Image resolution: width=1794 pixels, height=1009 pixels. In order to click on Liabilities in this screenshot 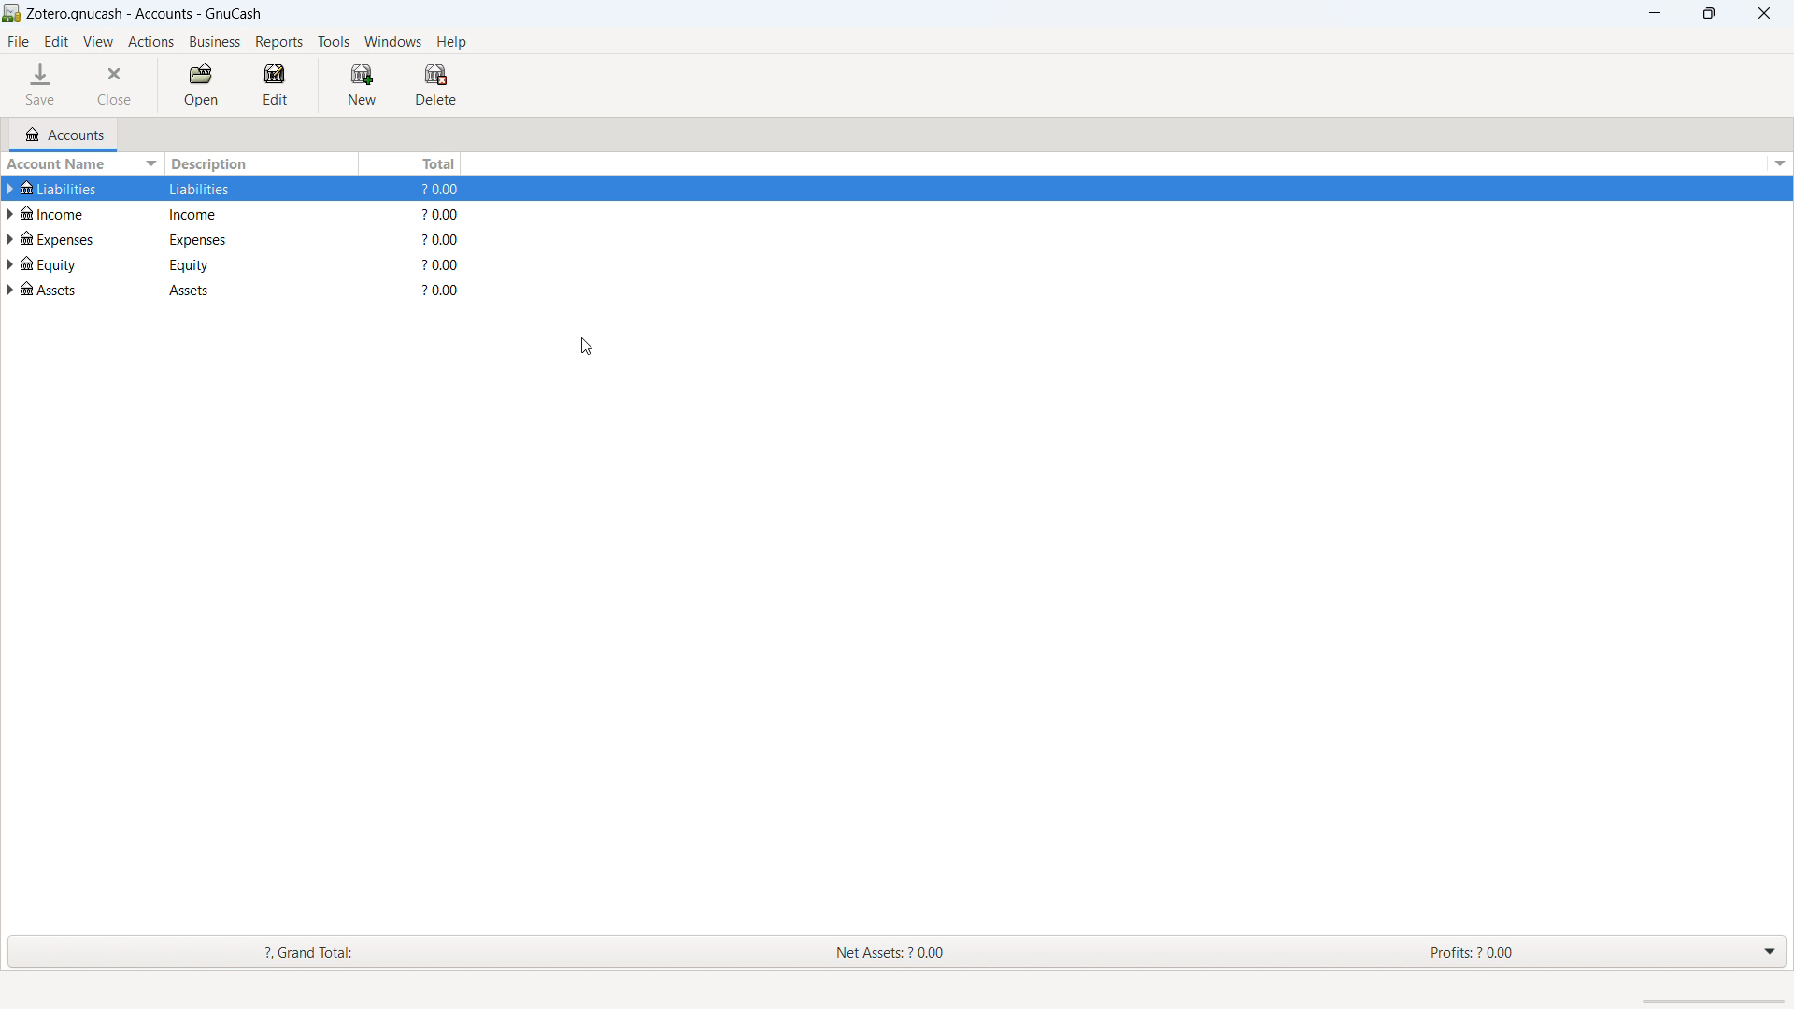, I will do `click(210, 189)`.